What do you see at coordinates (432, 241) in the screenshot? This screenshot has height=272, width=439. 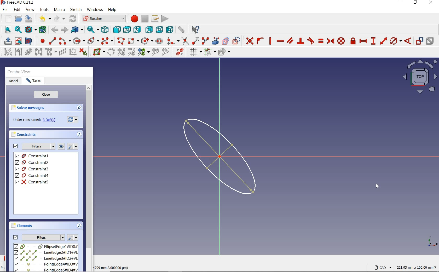 I see `xyz` at bounding box center [432, 241].